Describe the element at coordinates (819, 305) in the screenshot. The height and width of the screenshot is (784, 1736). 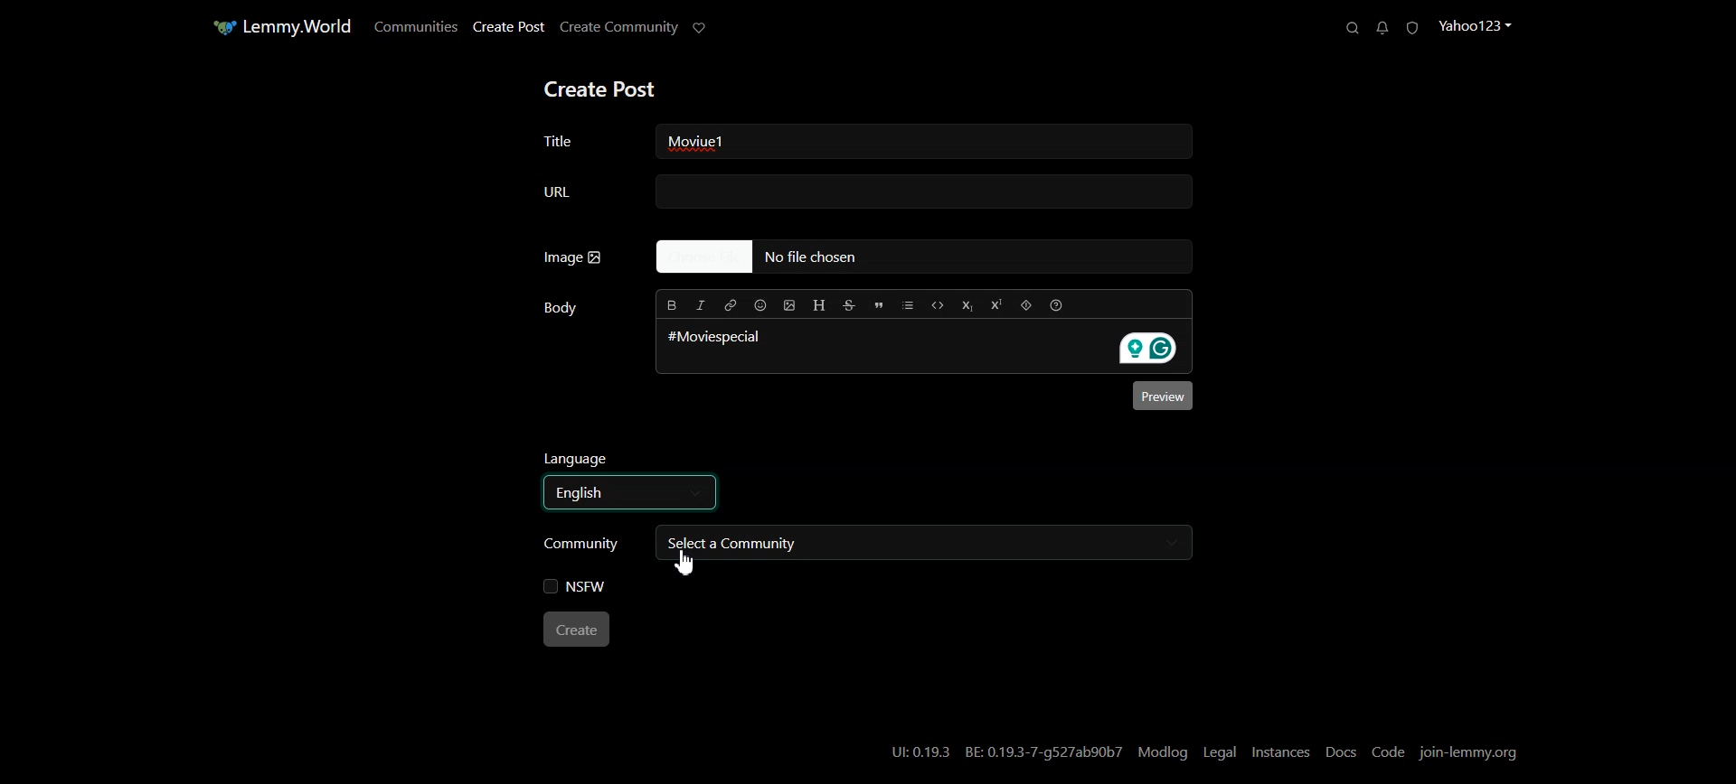
I see `Header` at that location.